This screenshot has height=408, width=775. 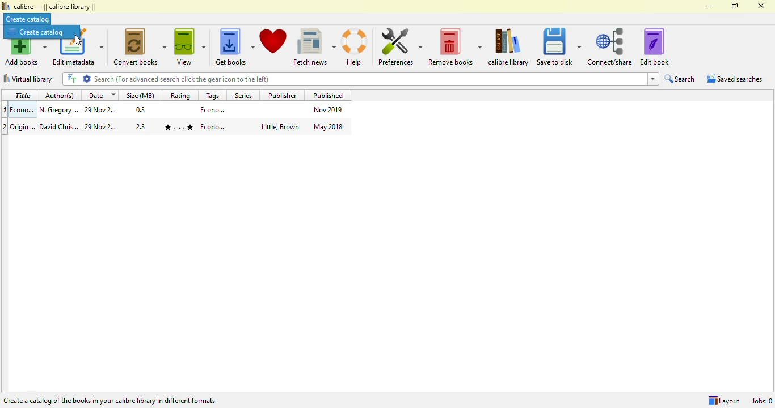 I want to click on rating, so click(x=180, y=95).